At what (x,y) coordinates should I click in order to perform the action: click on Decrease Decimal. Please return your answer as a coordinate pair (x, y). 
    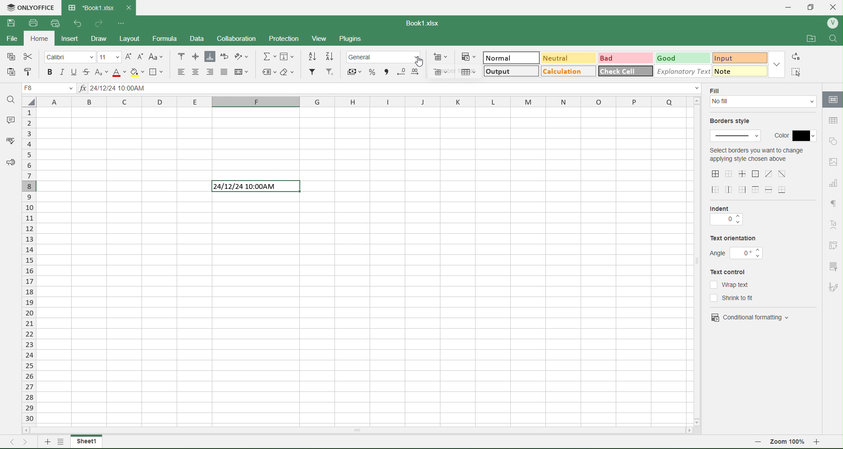
    Looking at the image, I should click on (401, 71).